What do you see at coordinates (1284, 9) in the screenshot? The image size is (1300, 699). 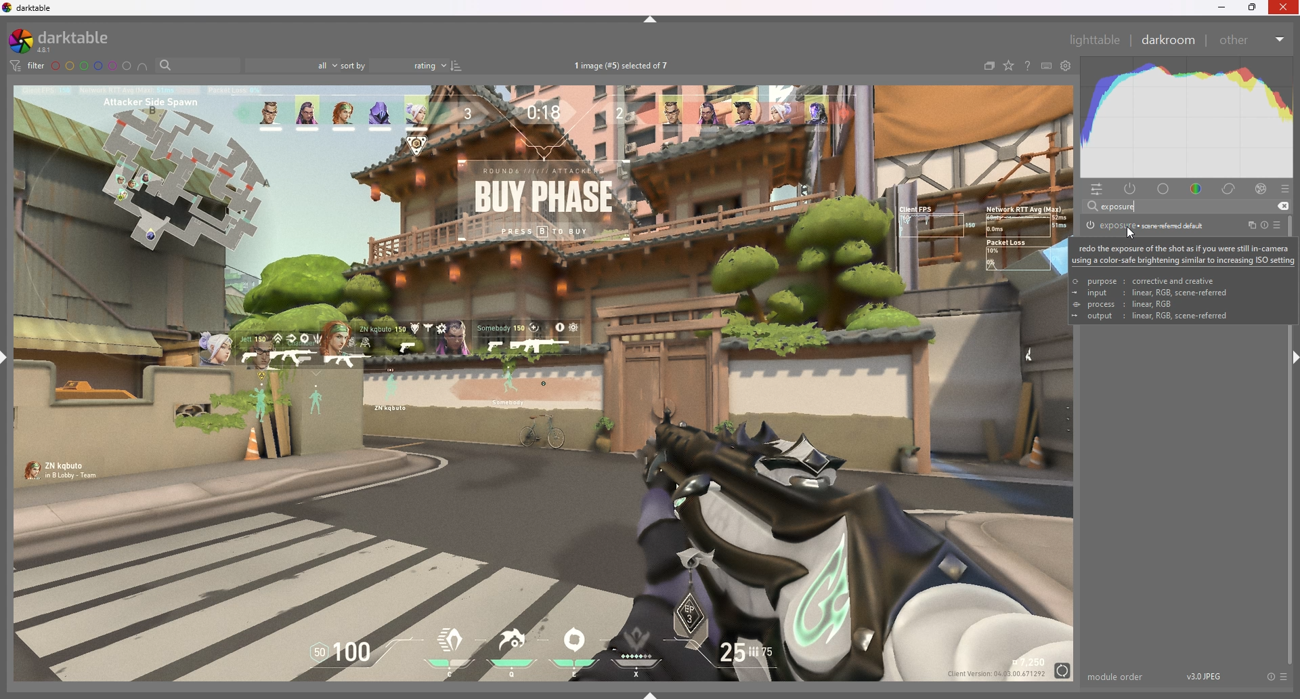 I see `` at bounding box center [1284, 9].